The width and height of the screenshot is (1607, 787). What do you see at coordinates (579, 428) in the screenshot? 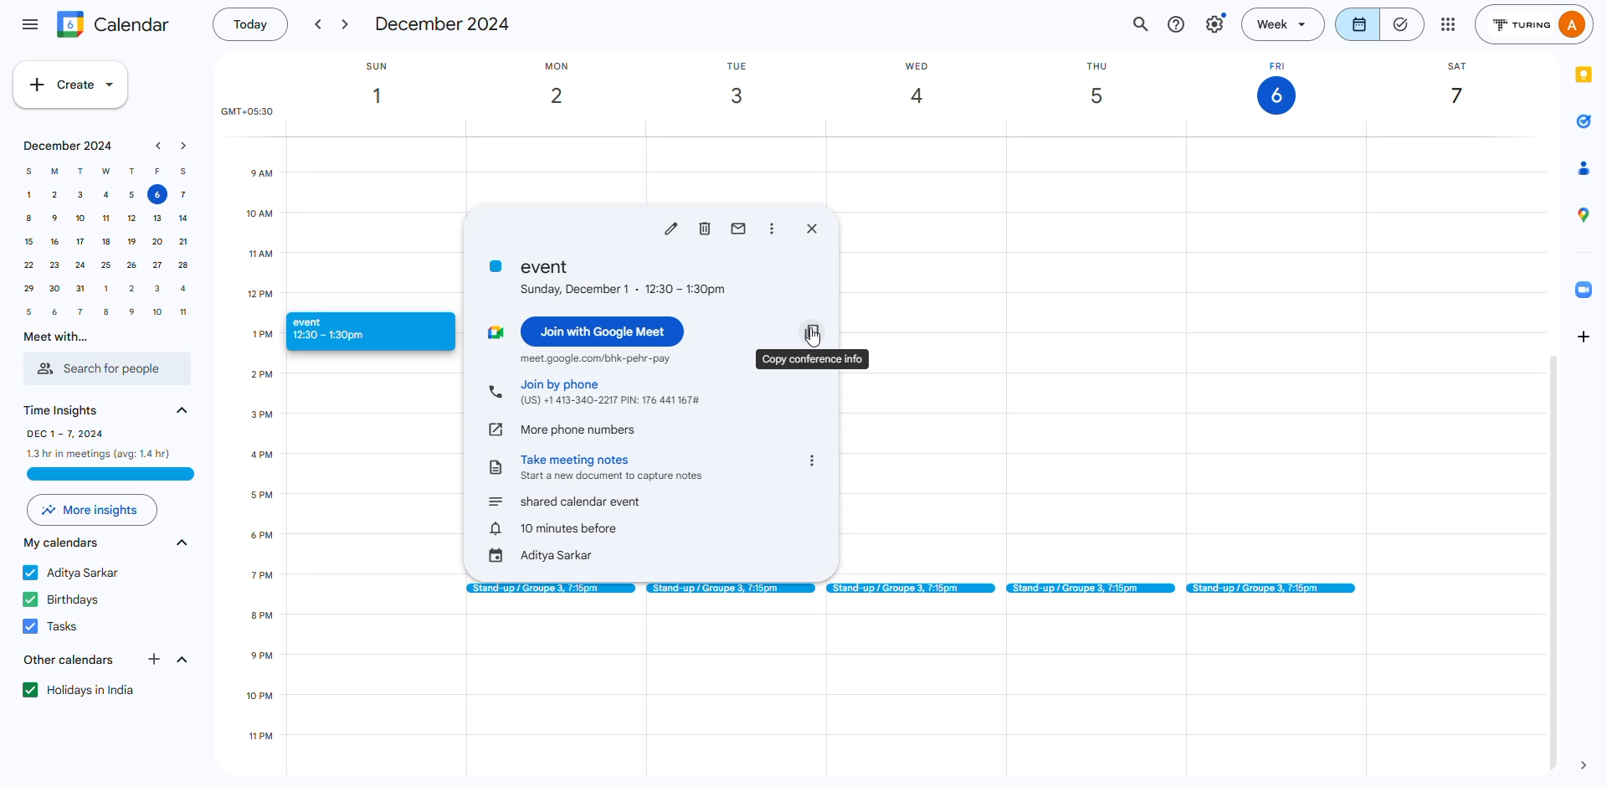
I see `phone` at bounding box center [579, 428].